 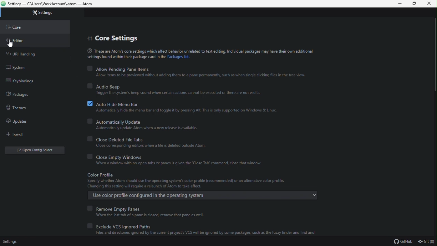 I want to click on Core setting, so click(x=114, y=39).